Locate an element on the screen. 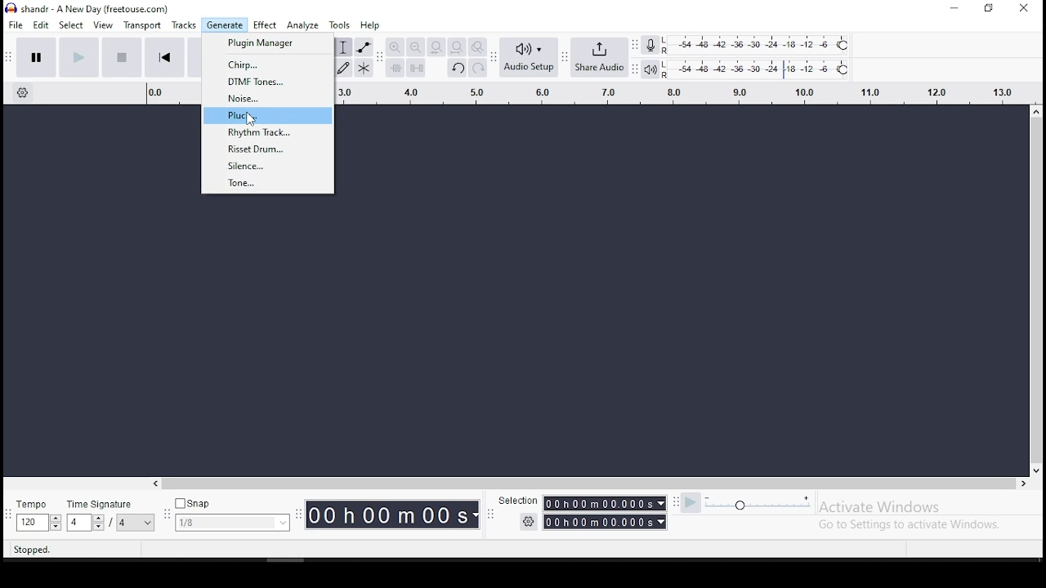 This screenshot has height=588, width=1046. plugin manager is located at coordinates (269, 44).